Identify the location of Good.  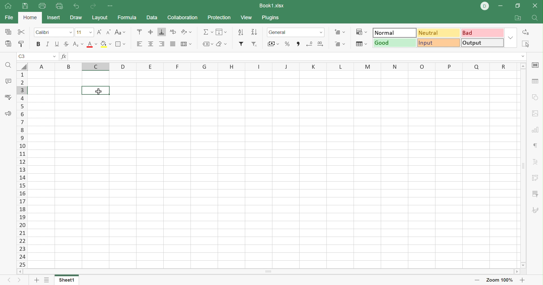
(394, 42).